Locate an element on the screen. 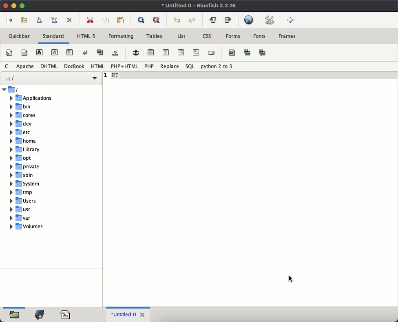 This screenshot has width=398, height=322. opt is located at coordinates (40, 158).